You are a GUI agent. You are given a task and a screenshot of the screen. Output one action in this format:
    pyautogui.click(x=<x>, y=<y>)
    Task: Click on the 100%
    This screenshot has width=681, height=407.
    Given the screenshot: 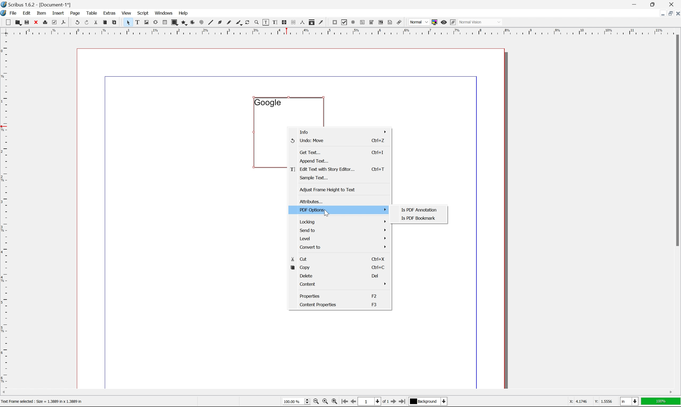 What is the action you would take?
    pyautogui.click(x=661, y=402)
    